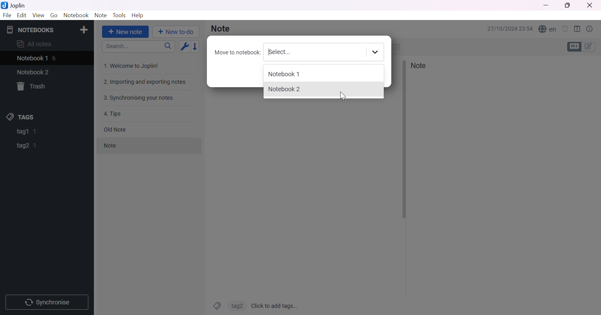 The image size is (601, 315). I want to click on Note properties, so click(591, 29).